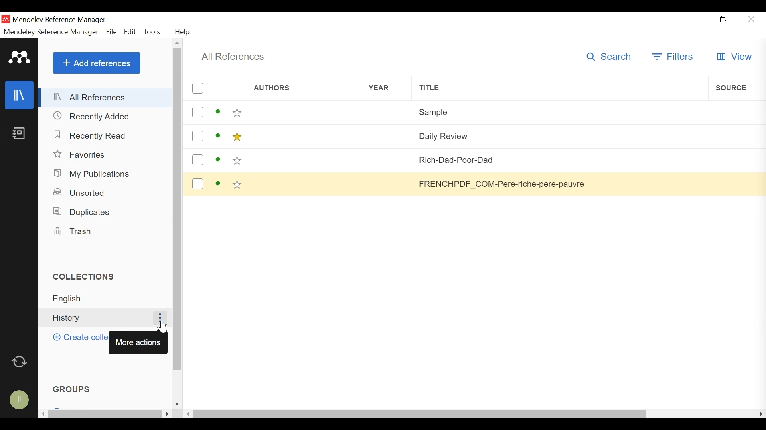 This screenshot has width=766, height=430. What do you see at coordinates (236, 137) in the screenshot?
I see `Toggle favorites` at bounding box center [236, 137].